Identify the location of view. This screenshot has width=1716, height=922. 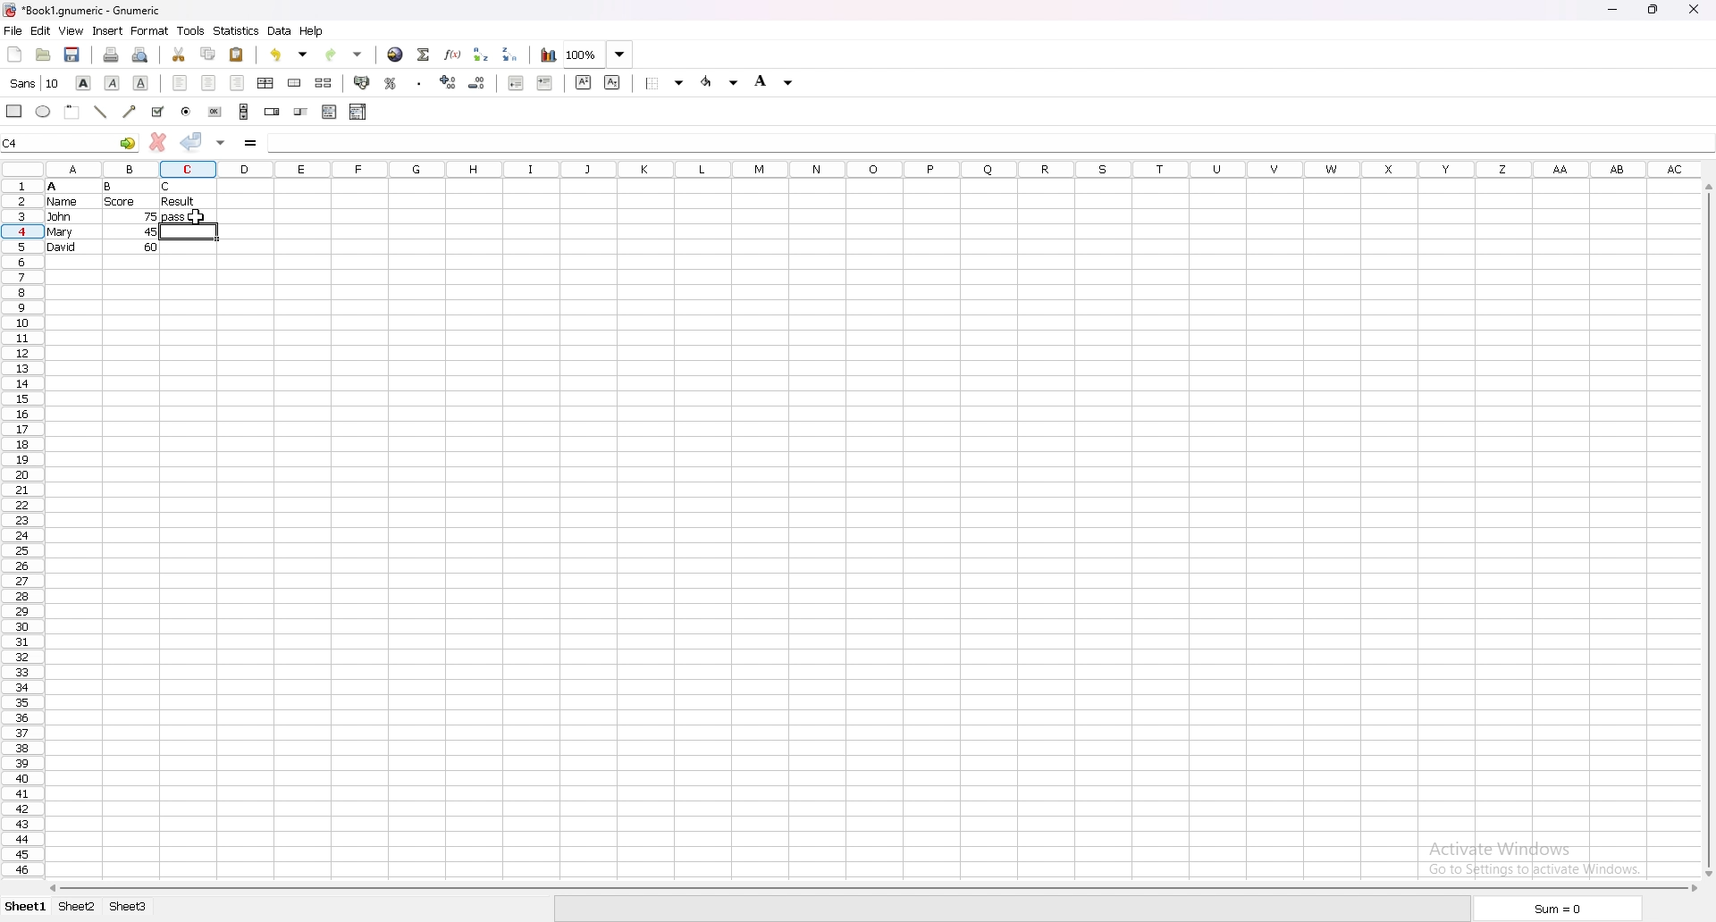
(70, 30).